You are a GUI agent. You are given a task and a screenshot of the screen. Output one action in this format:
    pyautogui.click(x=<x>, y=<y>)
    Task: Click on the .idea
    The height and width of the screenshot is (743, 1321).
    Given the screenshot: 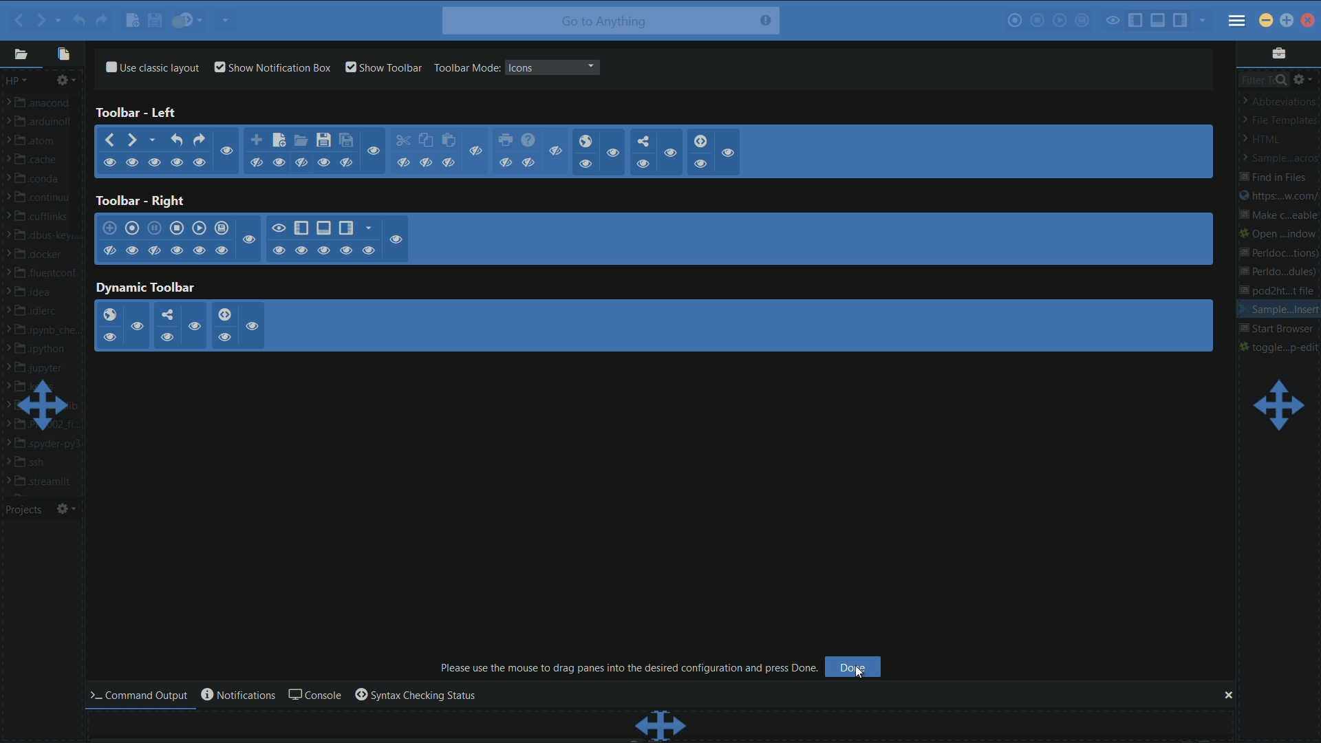 What is the action you would take?
    pyautogui.click(x=39, y=292)
    